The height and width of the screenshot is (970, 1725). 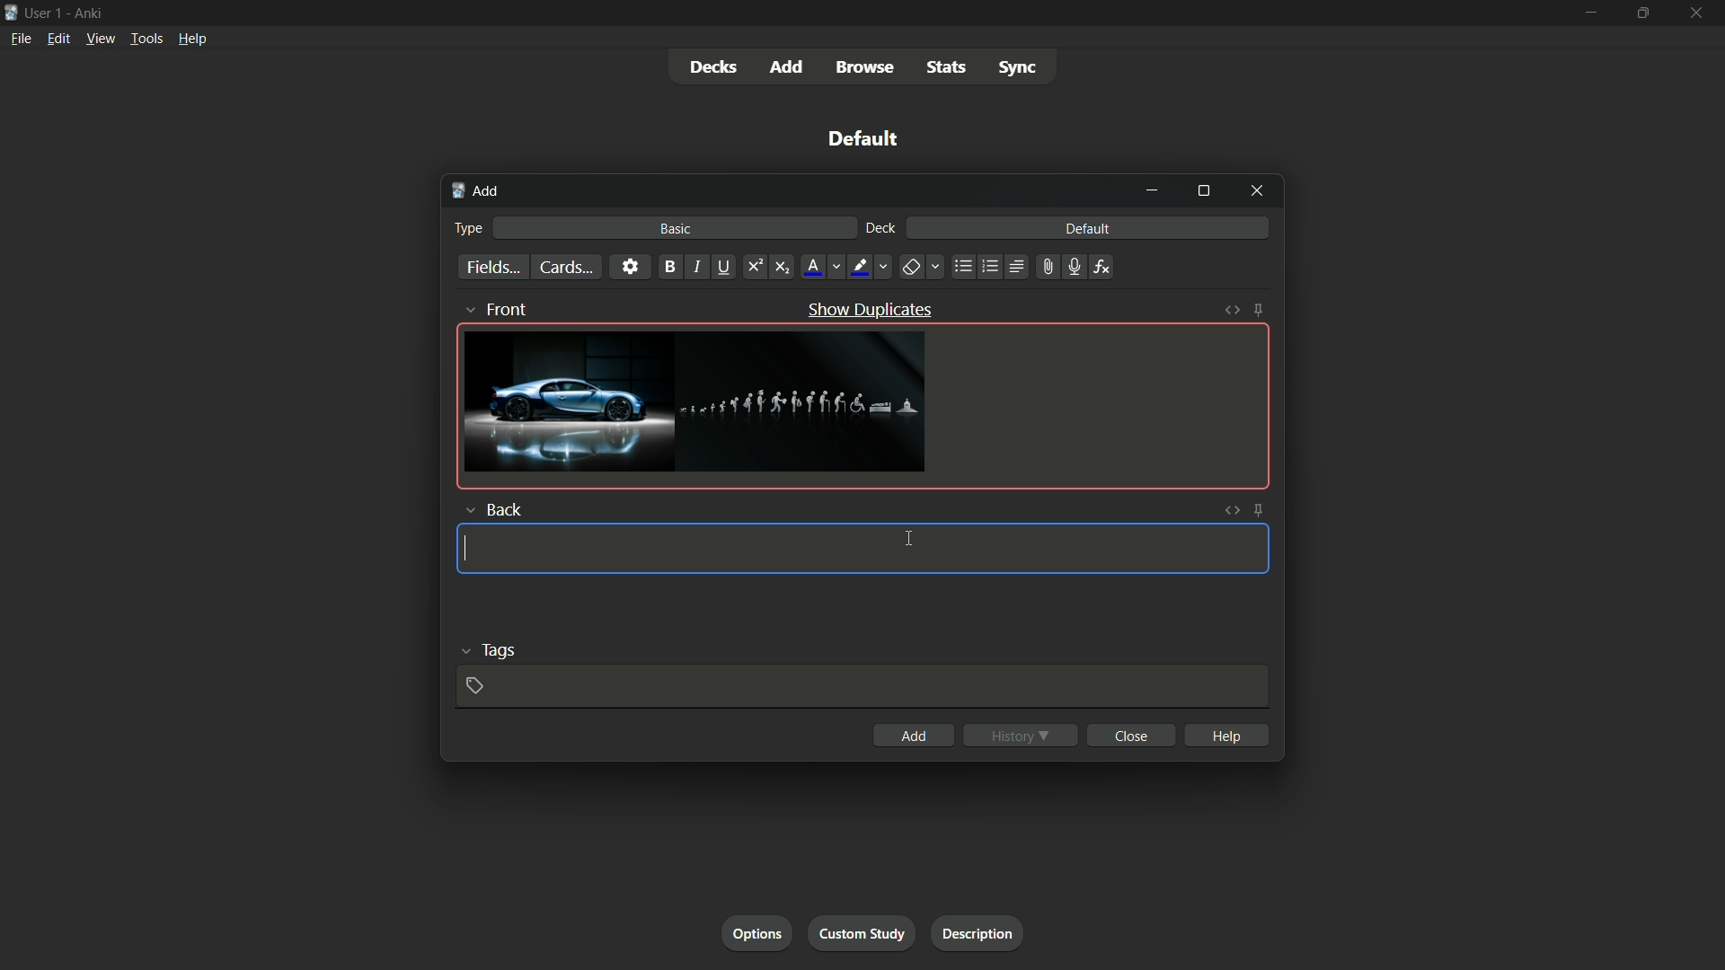 I want to click on front, so click(x=500, y=307).